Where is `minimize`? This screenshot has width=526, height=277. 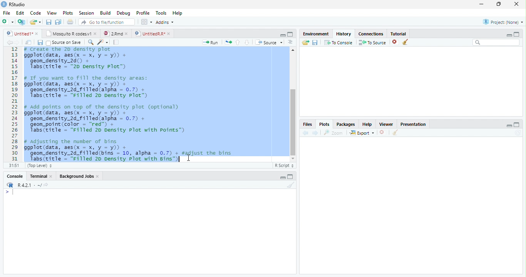
minimize is located at coordinates (481, 5).